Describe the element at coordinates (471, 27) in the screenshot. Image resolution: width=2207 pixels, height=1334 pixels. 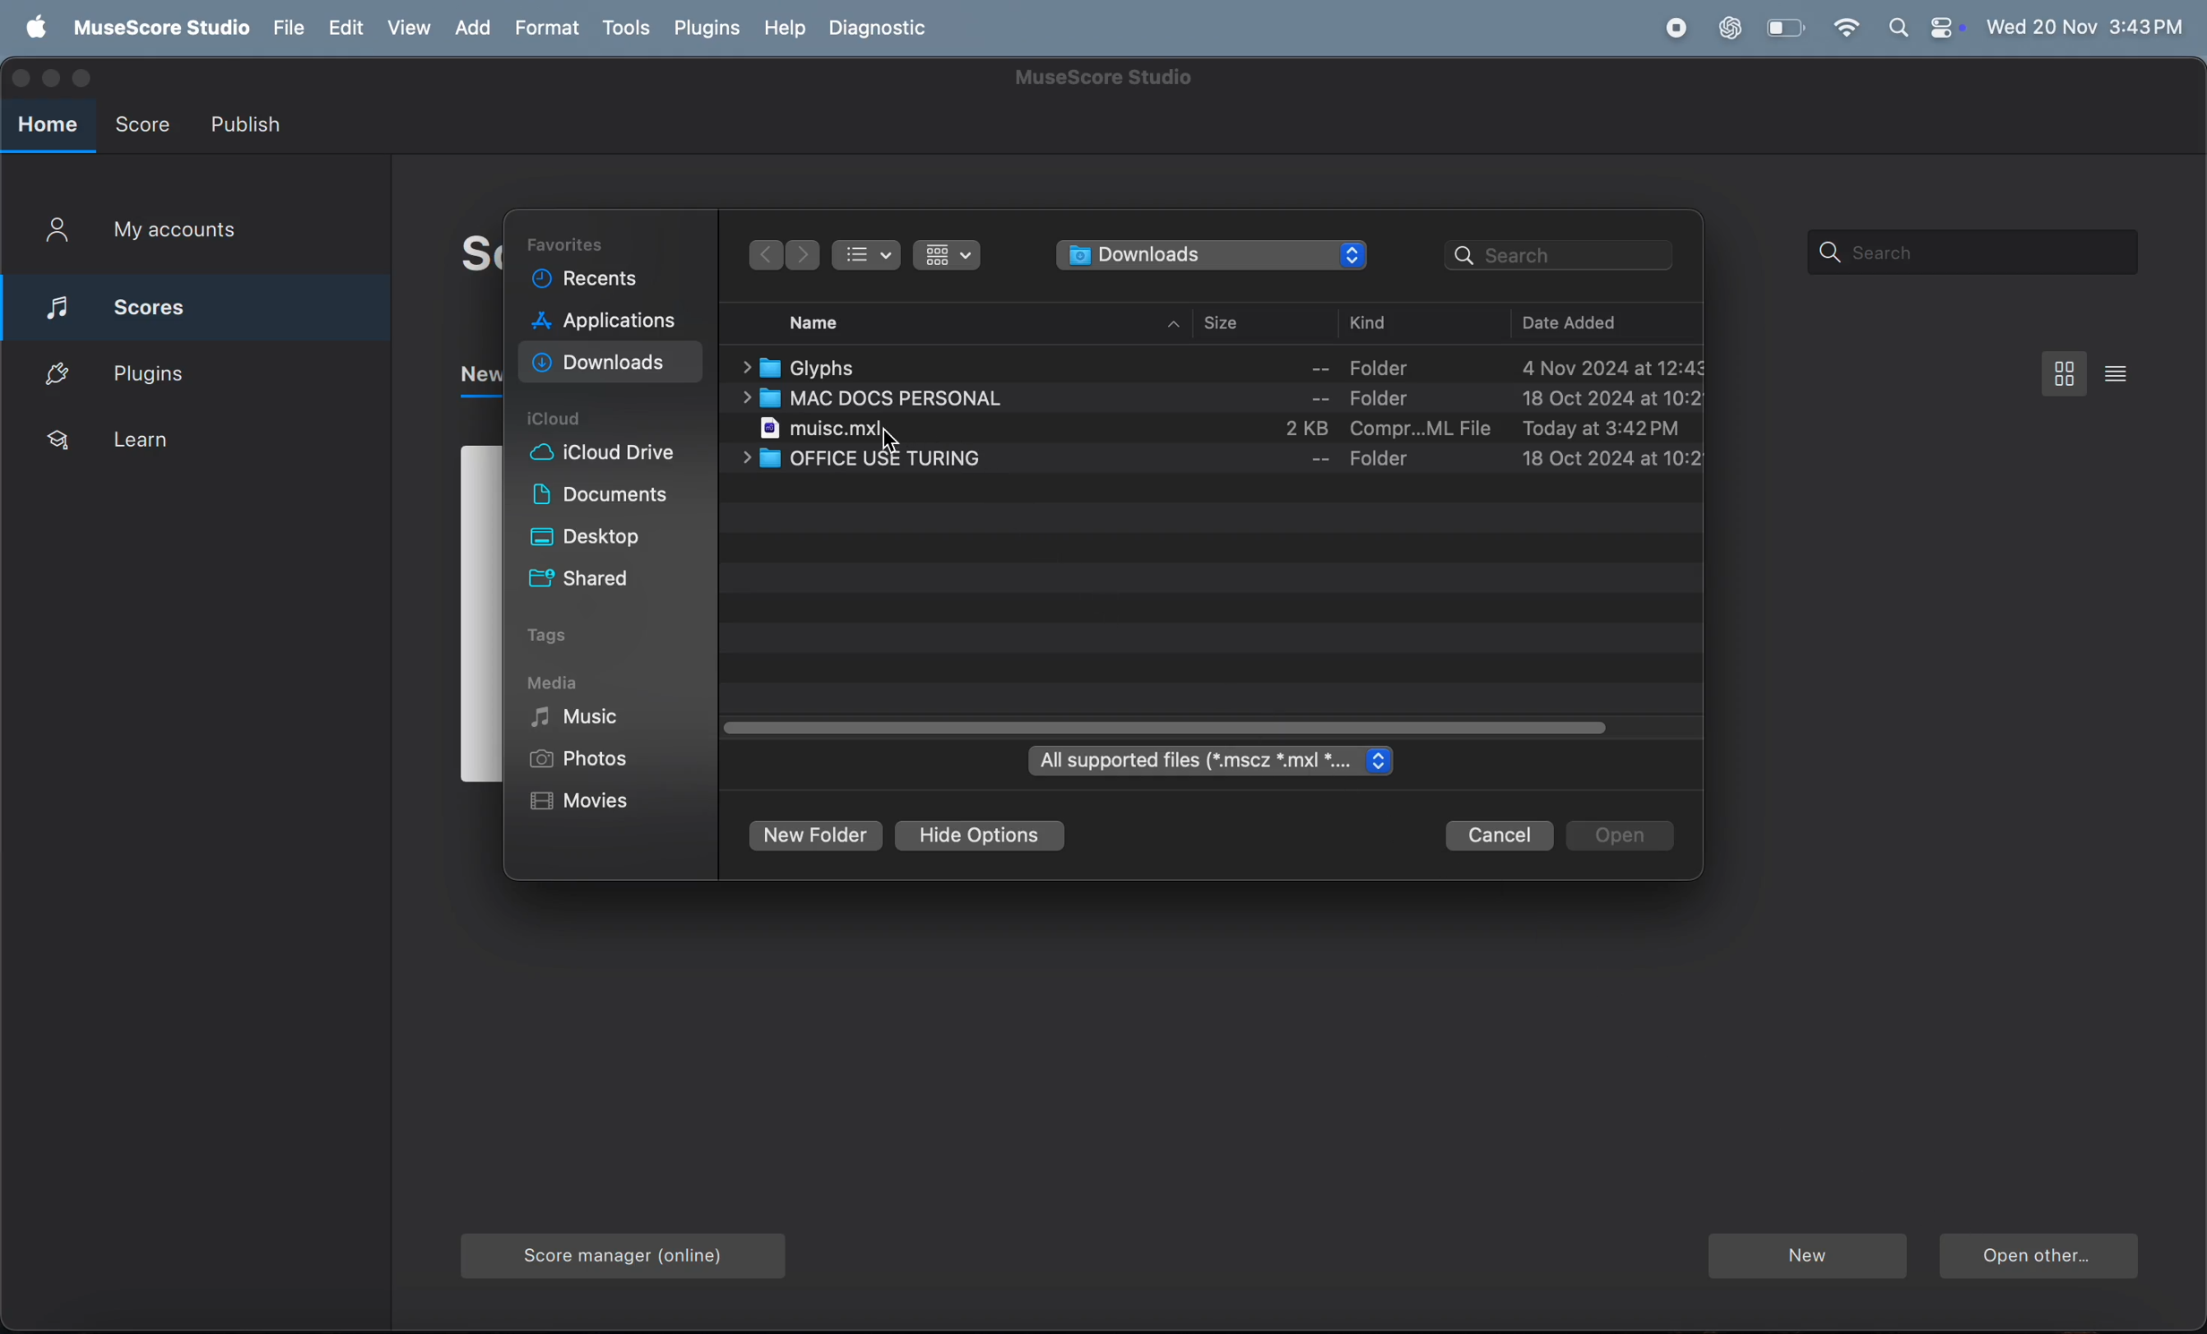
I see `add` at that location.